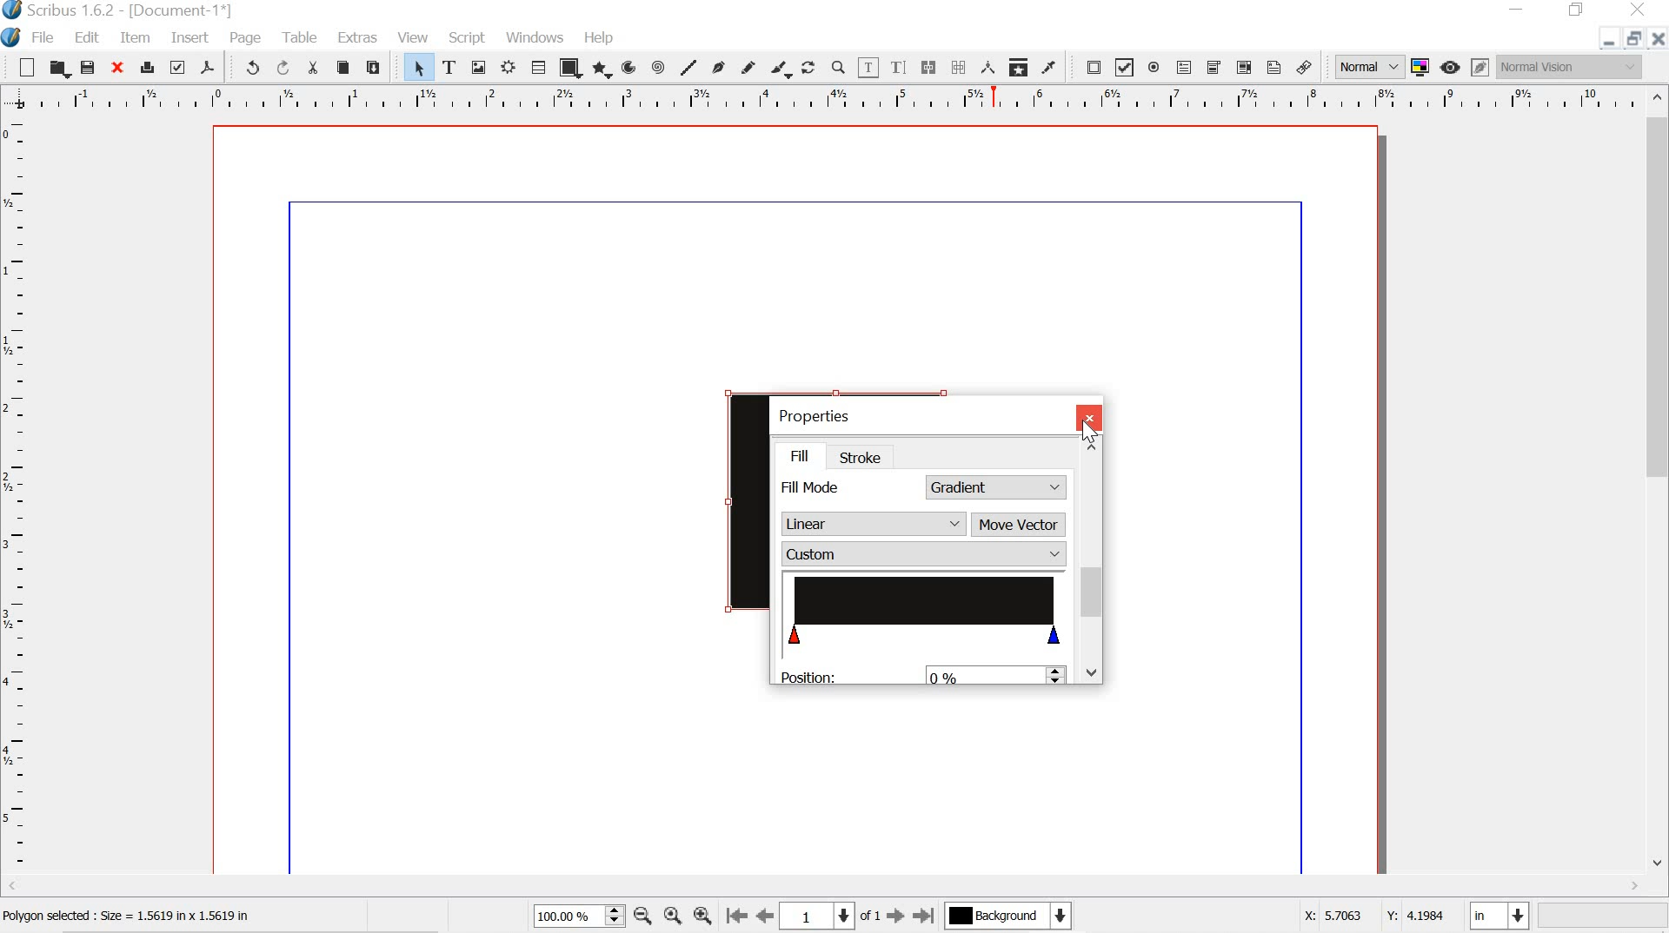 The image size is (1669, 933). I want to click on restore down, so click(1577, 10).